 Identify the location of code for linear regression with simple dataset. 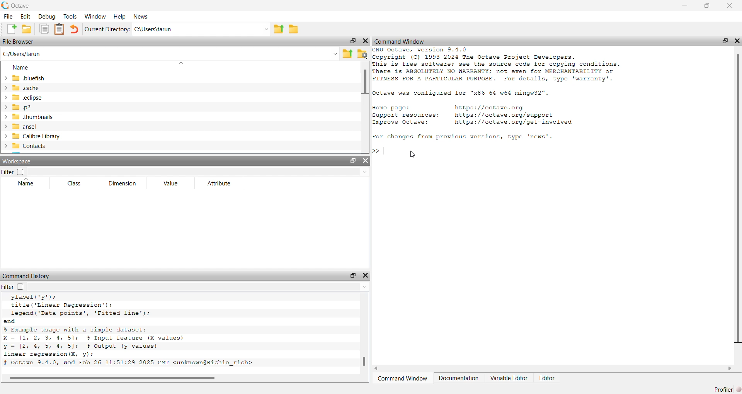
(107, 343).